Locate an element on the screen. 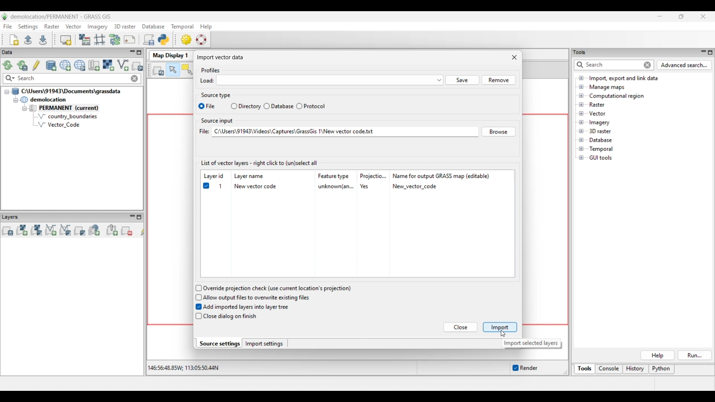 This screenshot has height=402, width=715. Type in map for quick search is located at coordinates (73, 79).